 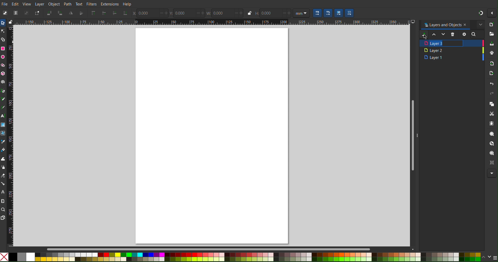 I want to click on Open Export, so click(x=491, y=74).